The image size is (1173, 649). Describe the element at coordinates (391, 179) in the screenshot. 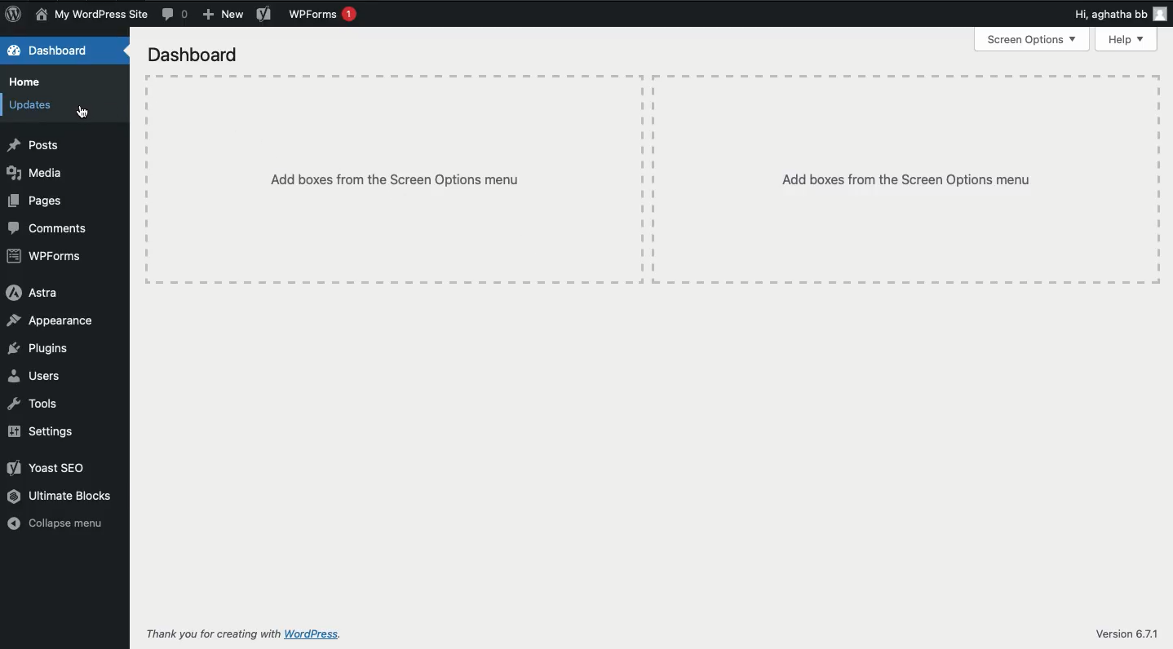

I see `Add boxes from the screen options menu` at that location.